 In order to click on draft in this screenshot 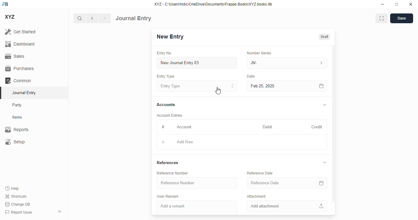, I will do `click(325, 37)`.